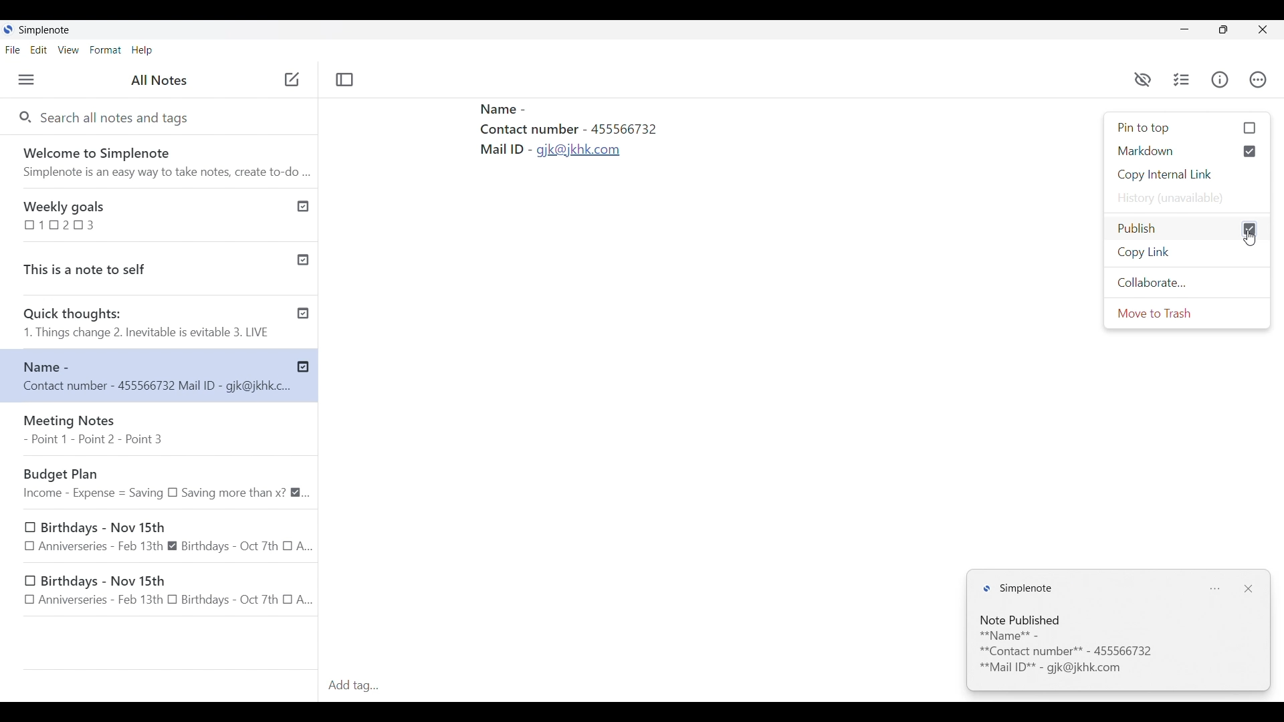  I want to click on Copy link, so click(1187, 253).